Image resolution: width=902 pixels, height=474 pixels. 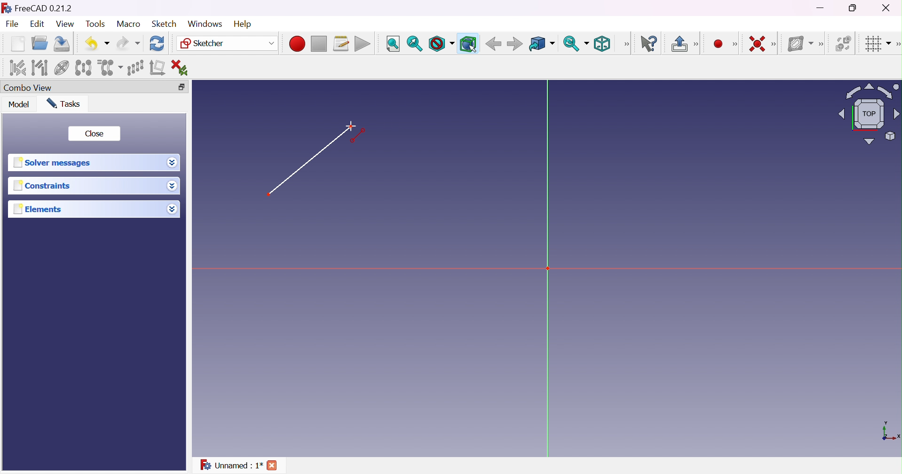 What do you see at coordinates (67, 103) in the screenshot?
I see `Tasks` at bounding box center [67, 103].